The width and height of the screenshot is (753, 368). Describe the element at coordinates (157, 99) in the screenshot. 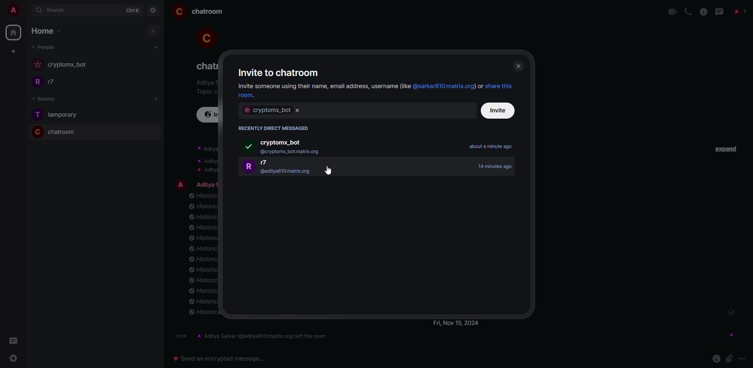

I see `add` at that location.